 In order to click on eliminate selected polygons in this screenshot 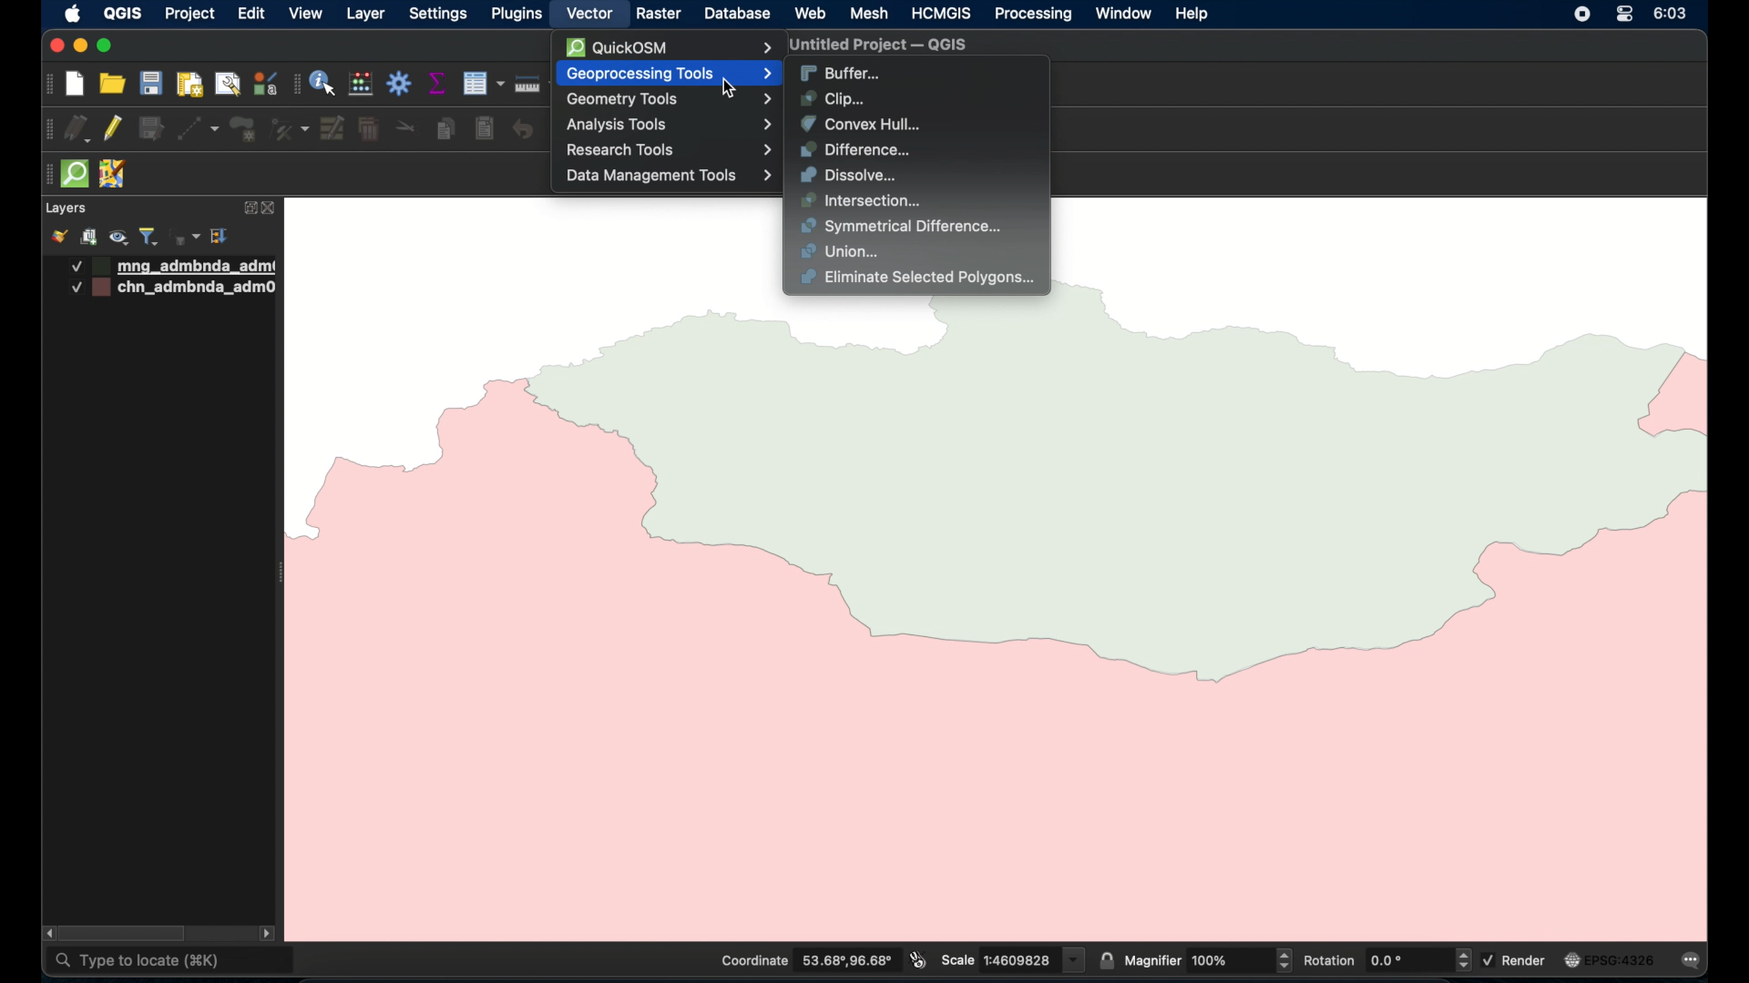, I will do `click(920, 279)`.